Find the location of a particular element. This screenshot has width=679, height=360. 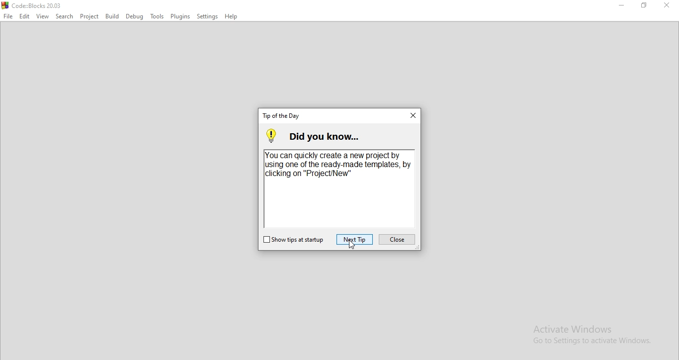

Plugins  is located at coordinates (180, 15).